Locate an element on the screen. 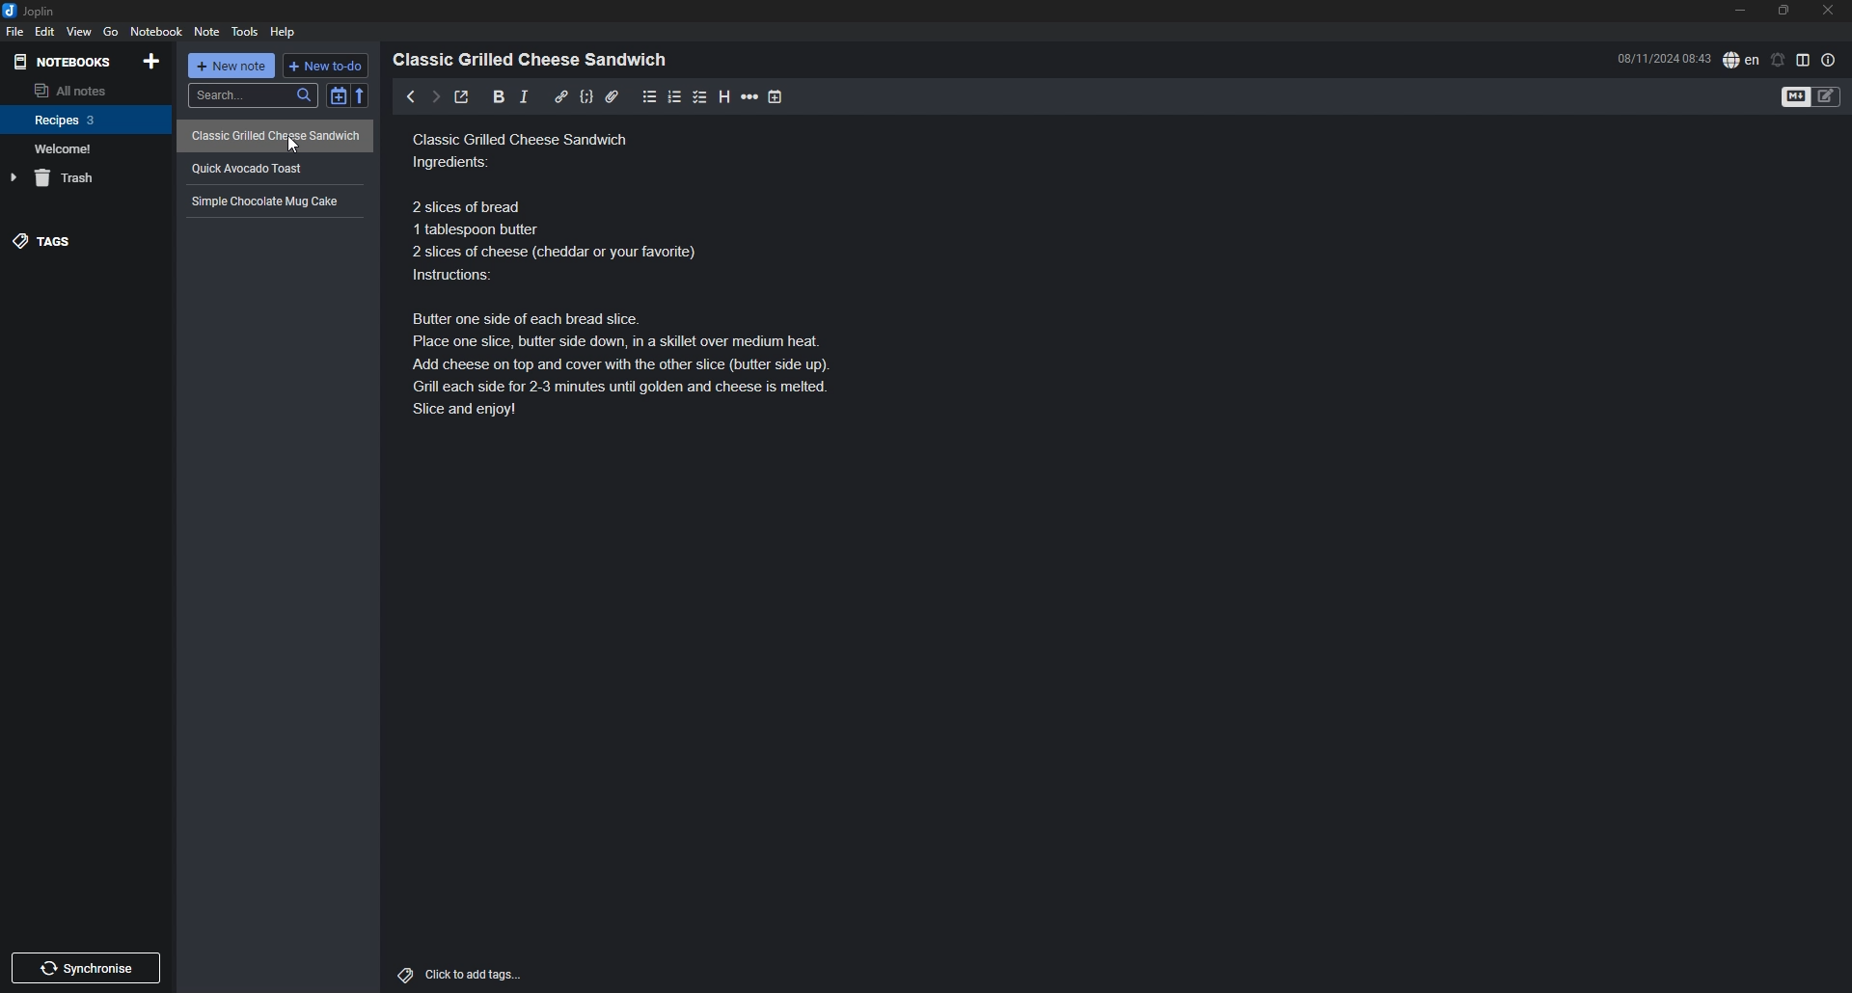  heading is located at coordinates (535, 60).